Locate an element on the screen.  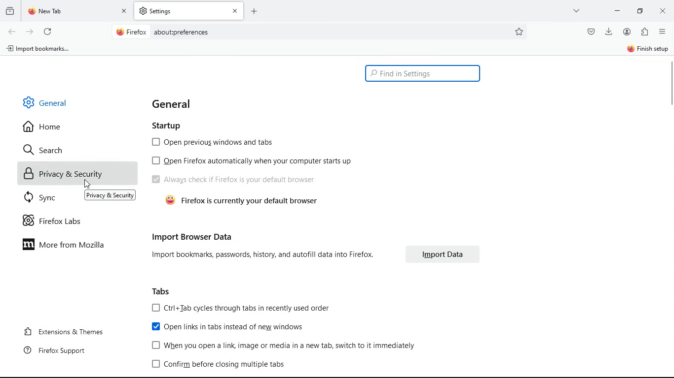
extentions is located at coordinates (644, 32).